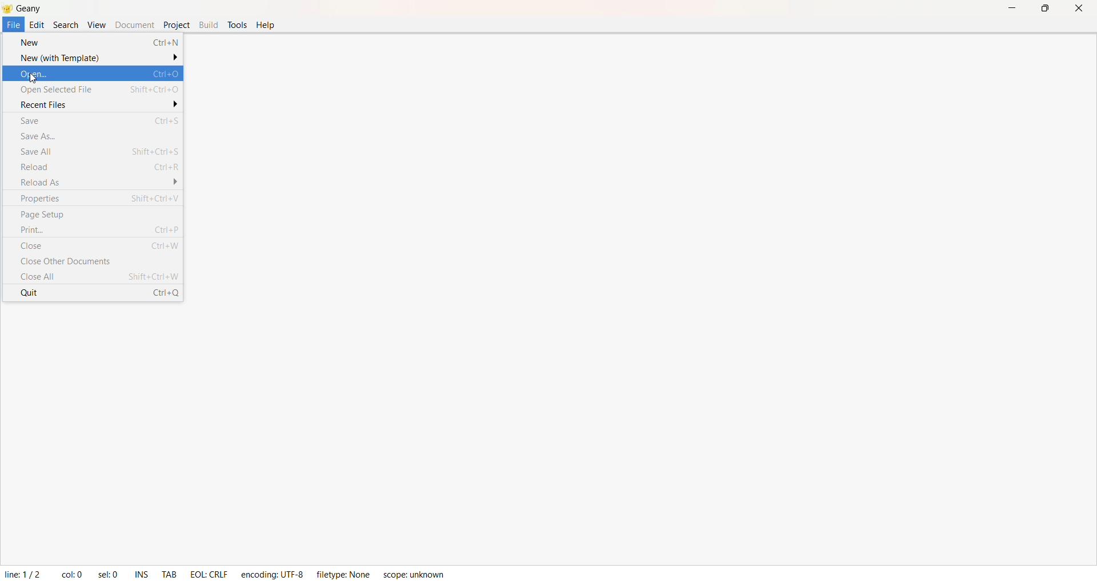 The image size is (1097, 581). What do you see at coordinates (100, 74) in the screenshot?
I see `Open` at bounding box center [100, 74].